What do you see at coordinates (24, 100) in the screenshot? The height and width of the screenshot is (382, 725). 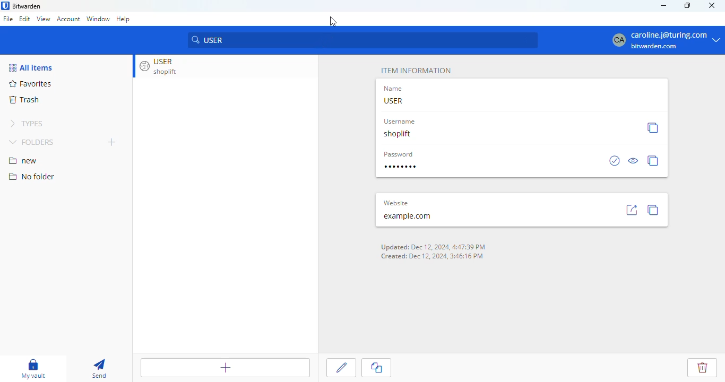 I see `trash` at bounding box center [24, 100].